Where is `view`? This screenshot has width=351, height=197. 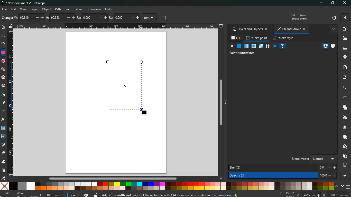 view is located at coordinates (23, 9).